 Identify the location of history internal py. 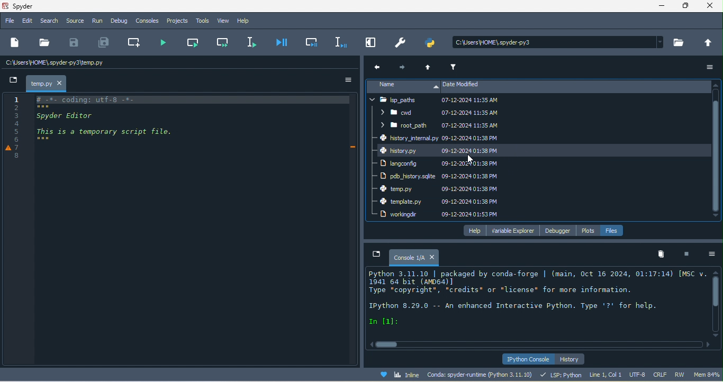
(405, 138).